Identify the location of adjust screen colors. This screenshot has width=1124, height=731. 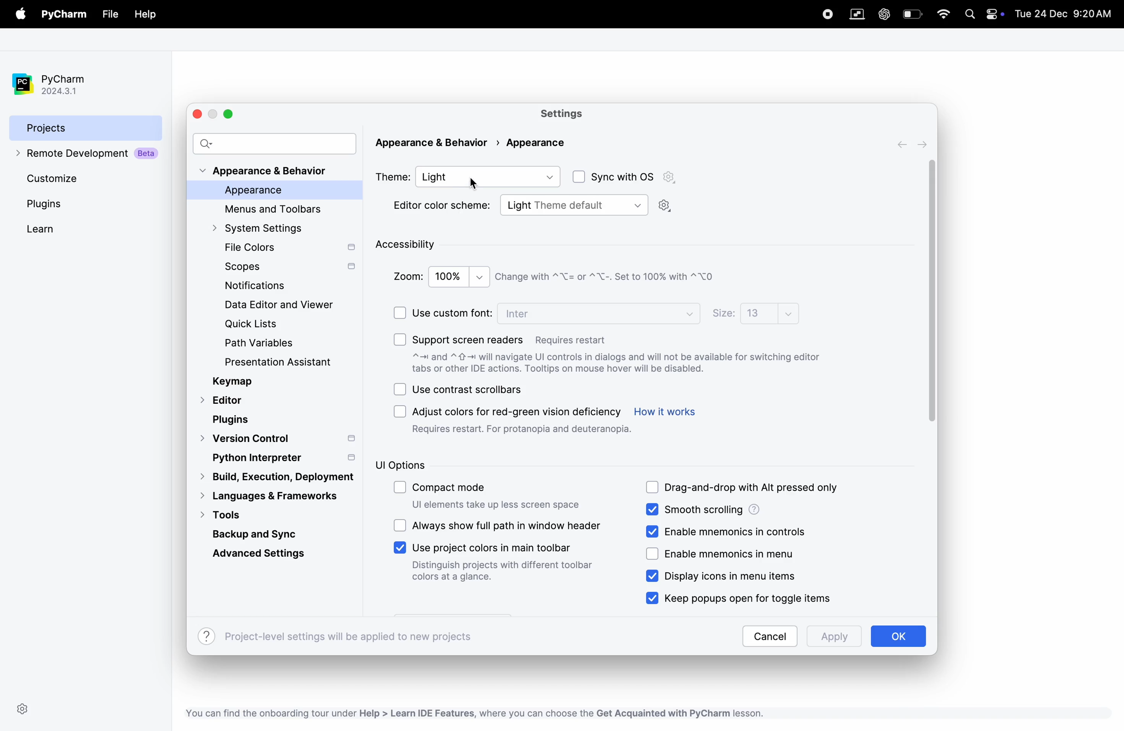
(523, 420).